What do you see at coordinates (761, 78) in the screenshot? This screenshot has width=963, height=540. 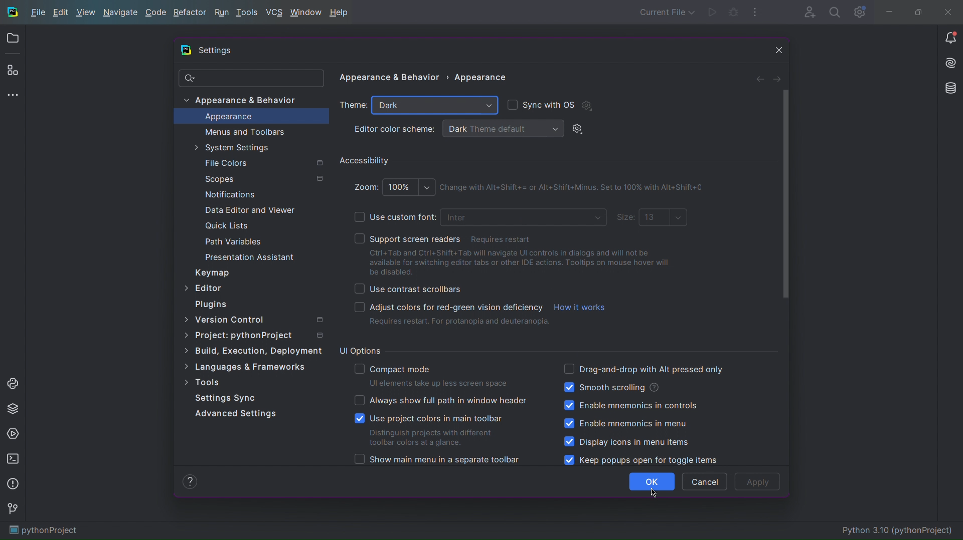 I see `Back` at bounding box center [761, 78].